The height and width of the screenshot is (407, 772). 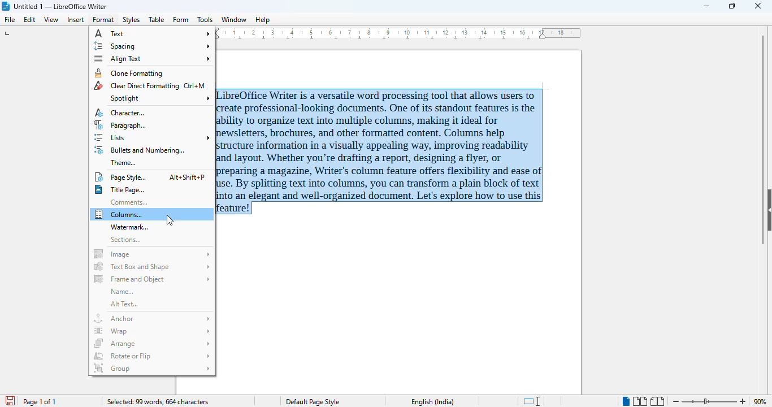 I want to click on vertical scroll bar, so click(x=763, y=139).